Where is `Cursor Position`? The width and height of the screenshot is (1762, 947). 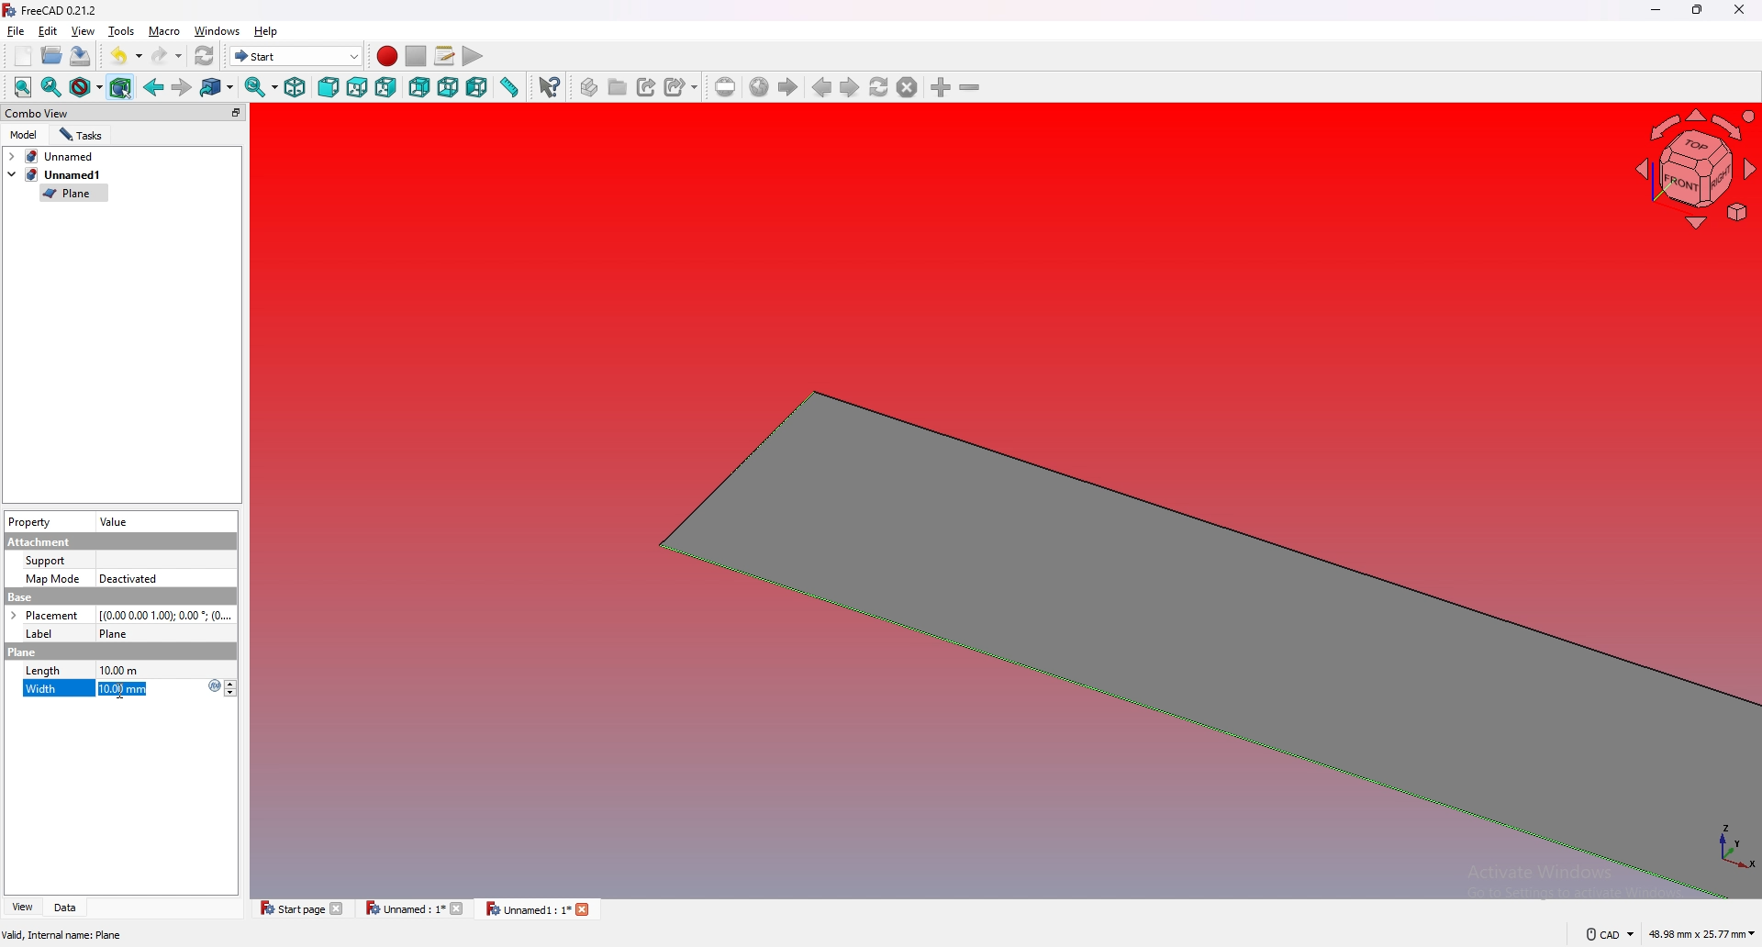
Cursor Position is located at coordinates (121, 692).